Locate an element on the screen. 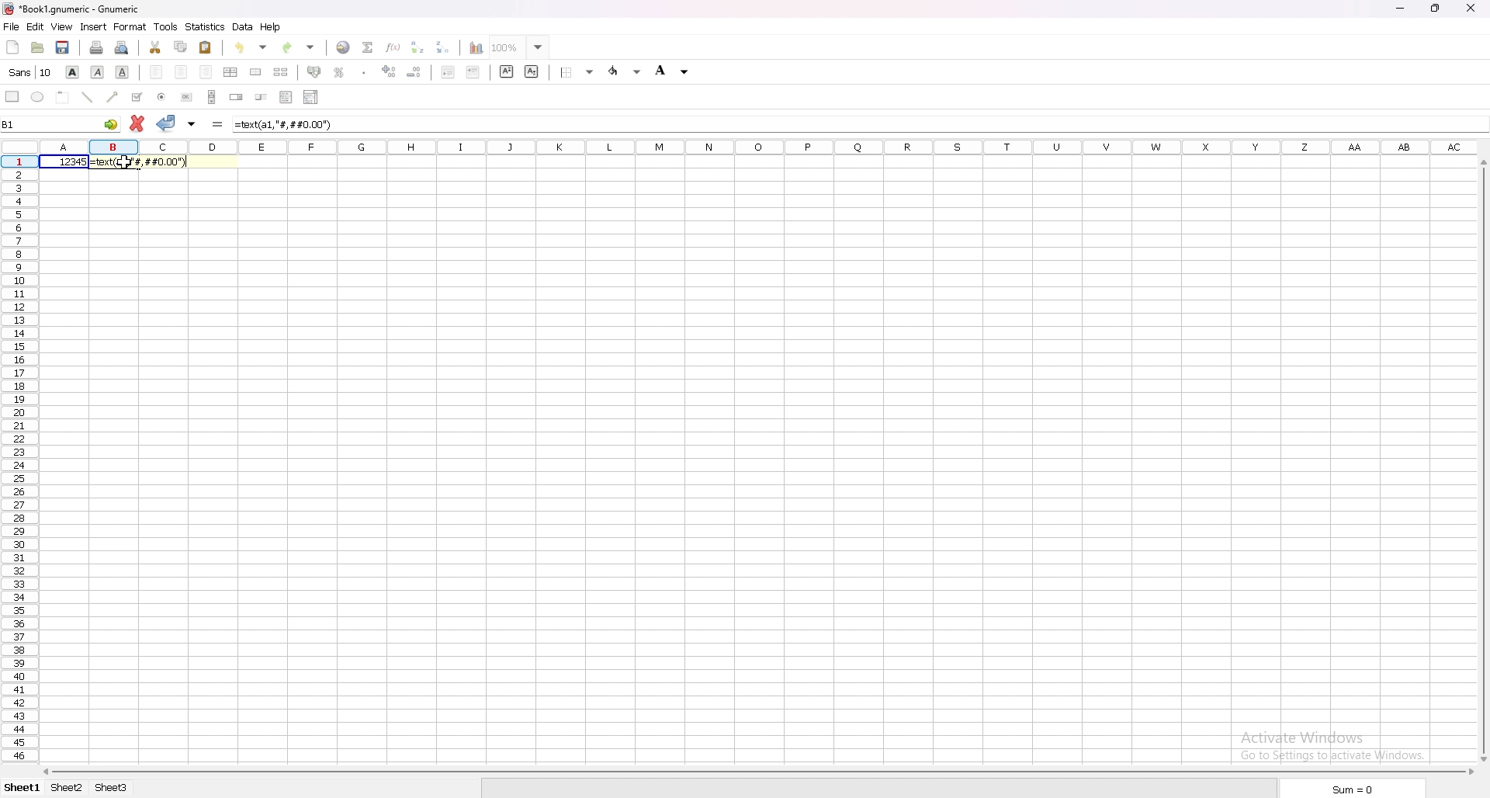 The height and width of the screenshot is (798, 1490). accept changes is located at coordinates (167, 124).